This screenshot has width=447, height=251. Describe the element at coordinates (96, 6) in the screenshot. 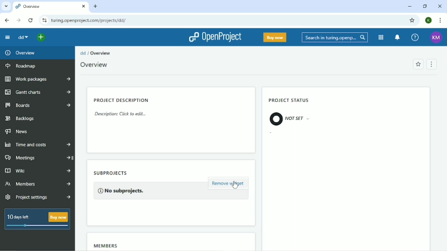

I see `New tab` at that location.